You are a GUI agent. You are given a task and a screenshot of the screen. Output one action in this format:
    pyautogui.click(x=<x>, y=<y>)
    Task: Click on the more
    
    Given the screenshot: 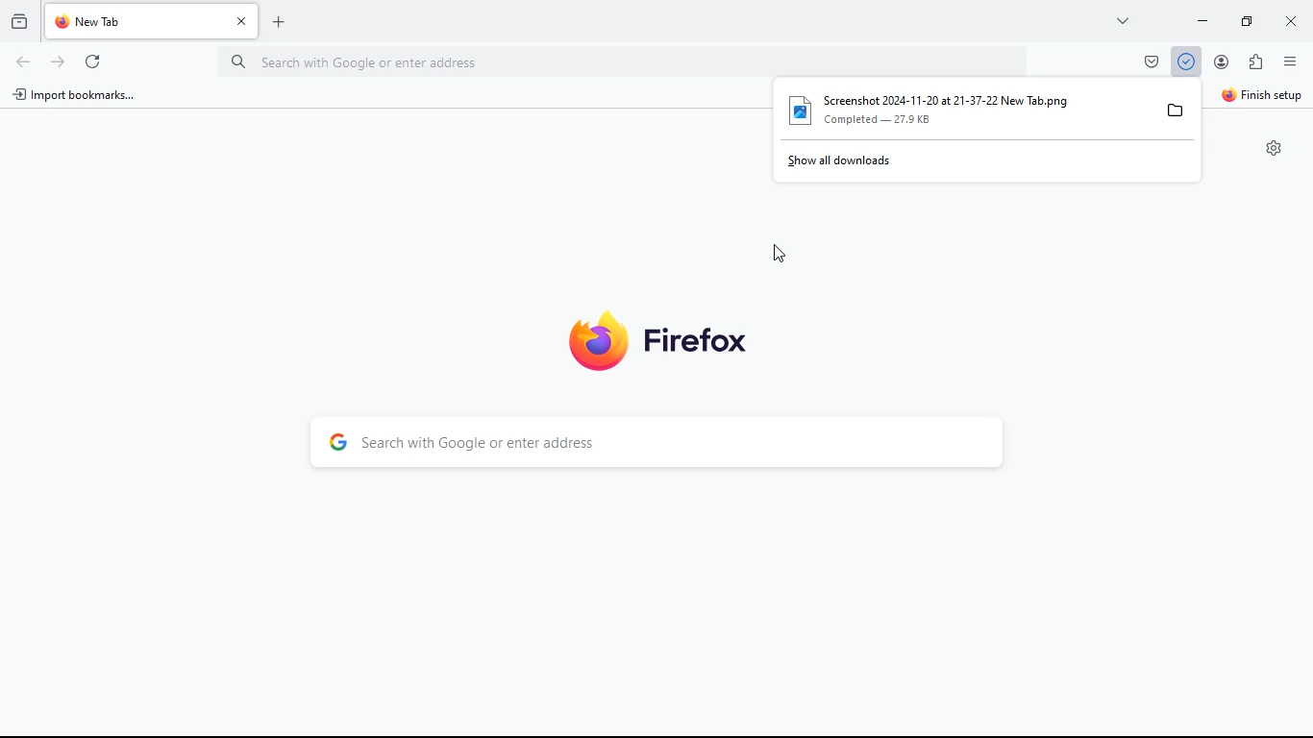 What is the action you would take?
    pyautogui.click(x=1124, y=20)
    